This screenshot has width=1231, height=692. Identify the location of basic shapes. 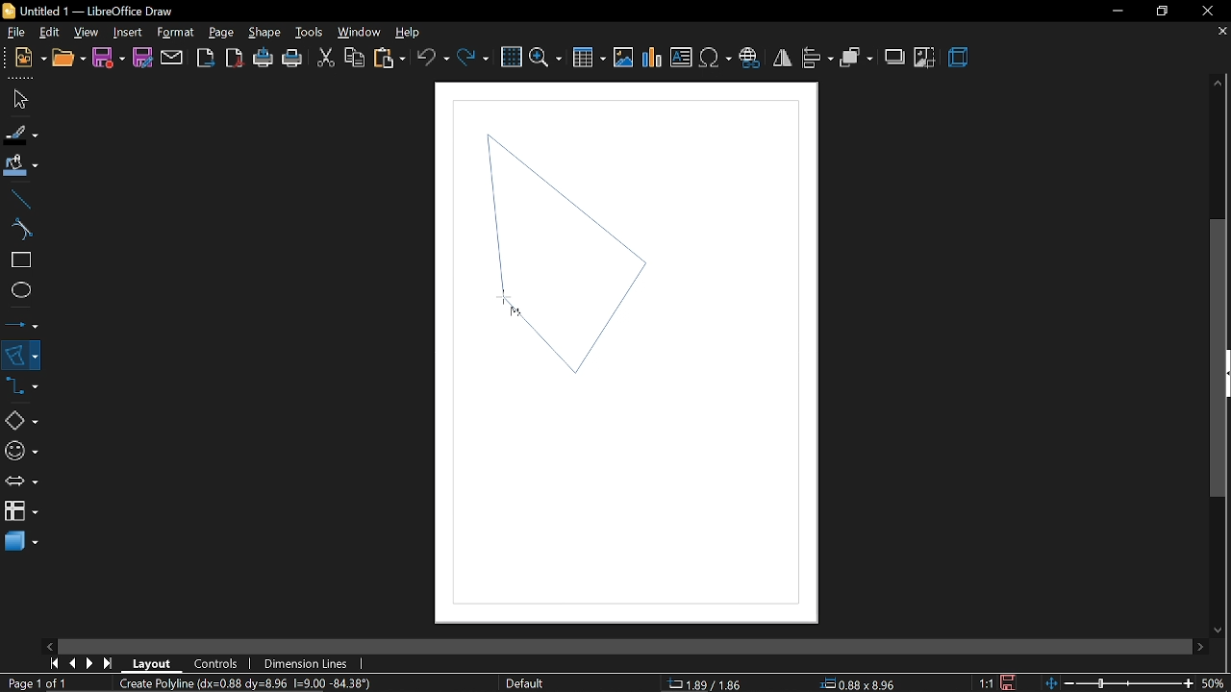
(20, 422).